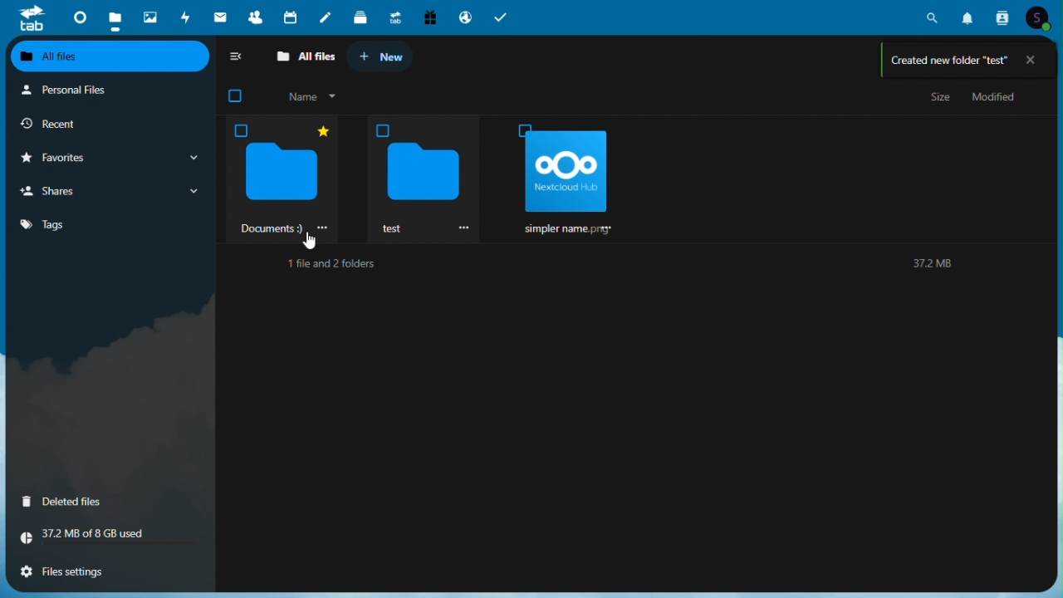 Image resolution: width=1063 pixels, height=598 pixels. I want to click on Recent, so click(104, 126).